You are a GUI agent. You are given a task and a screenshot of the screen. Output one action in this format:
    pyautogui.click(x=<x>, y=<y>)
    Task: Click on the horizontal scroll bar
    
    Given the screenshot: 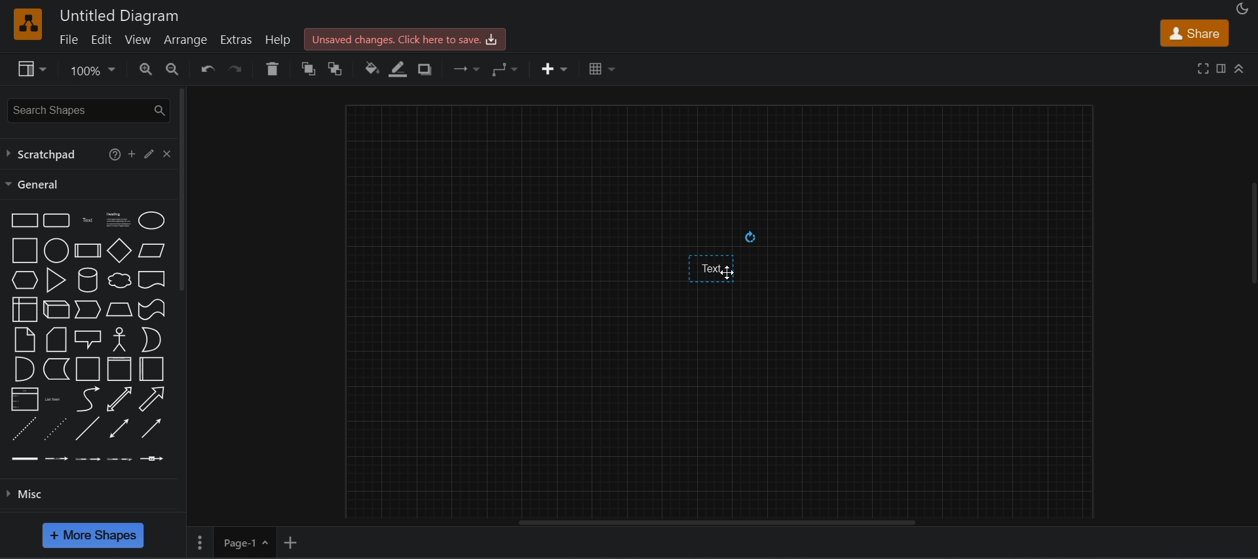 What is the action you would take?
    pyautogui.click(x=715, y=522)
    